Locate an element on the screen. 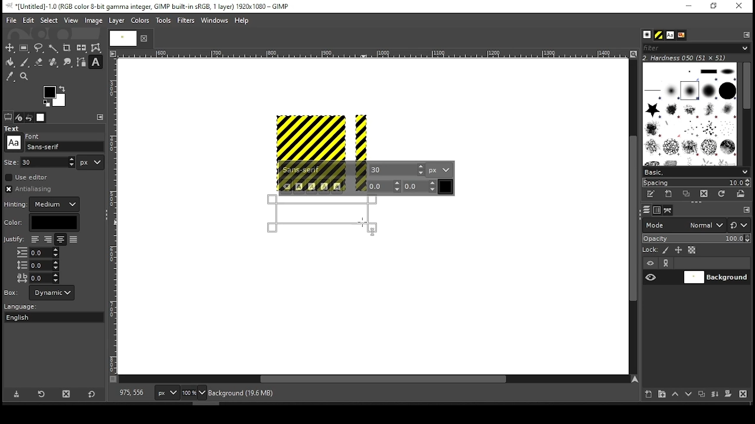 The image size is (755, 424). box  is located at coordinates (52, 293).